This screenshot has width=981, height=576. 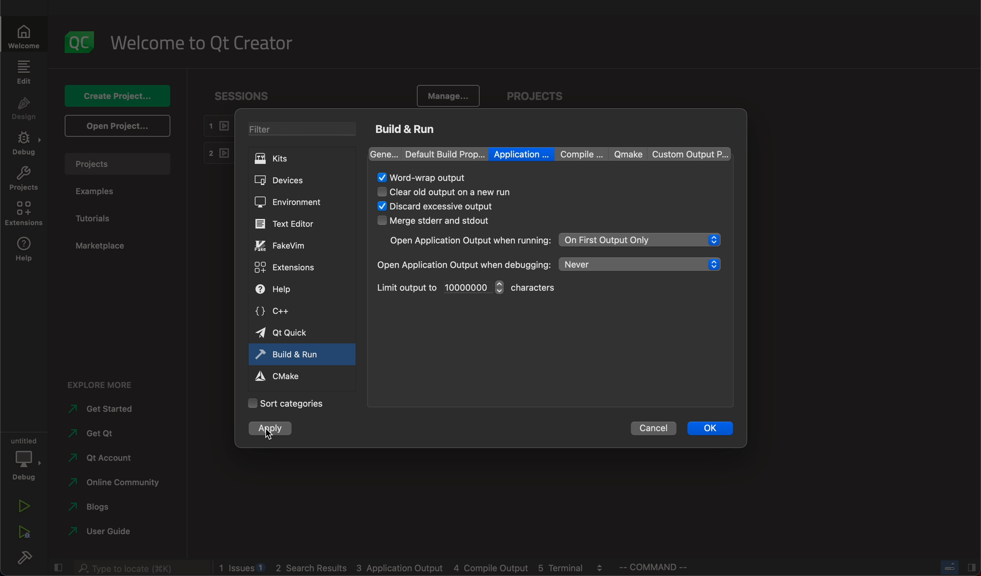 What do you see at coordinates (143, 568) in the screenshot?
I see `search` at bounding box center [143, 568].